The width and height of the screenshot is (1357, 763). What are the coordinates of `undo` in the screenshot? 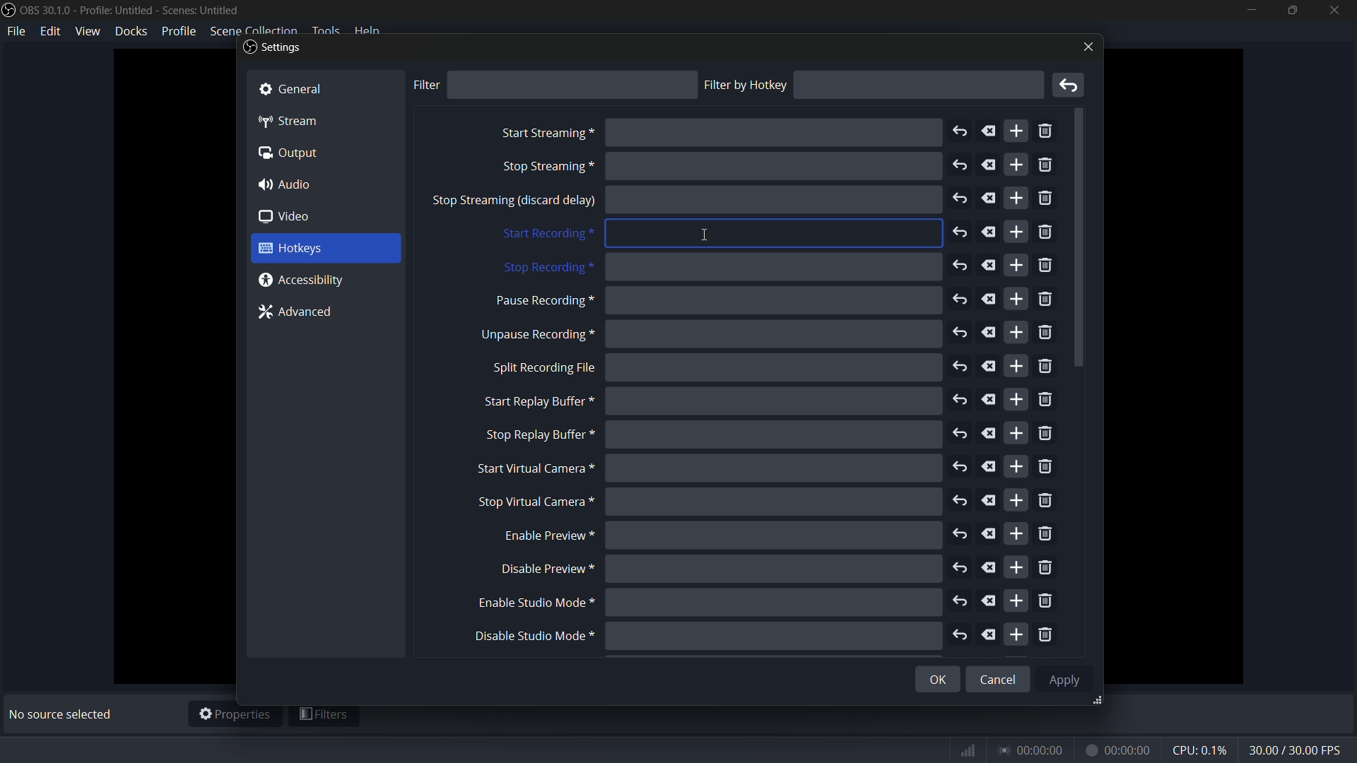 It's located at (960, 234).